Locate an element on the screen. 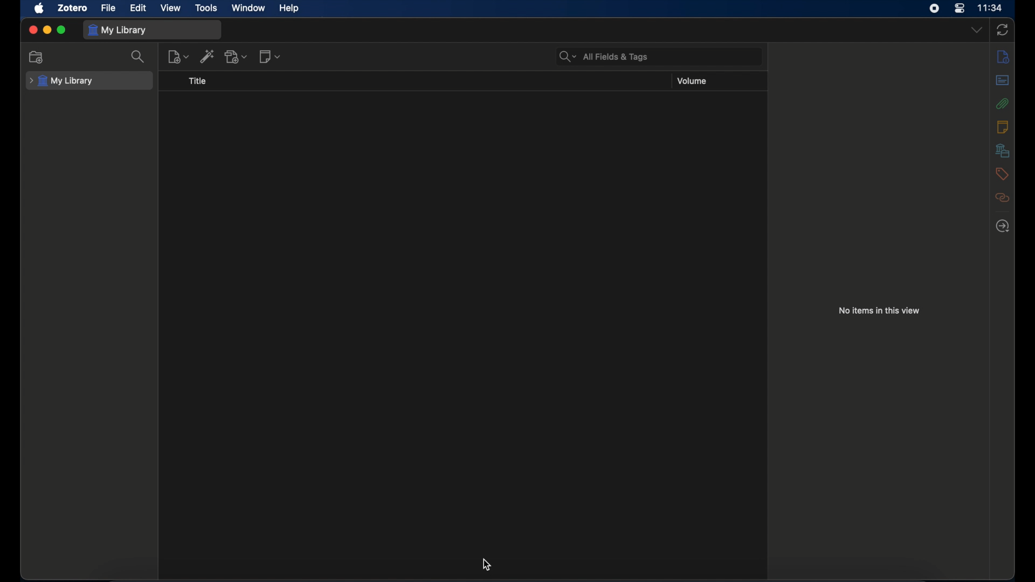  abstract is located at coordinates (1003, 80).